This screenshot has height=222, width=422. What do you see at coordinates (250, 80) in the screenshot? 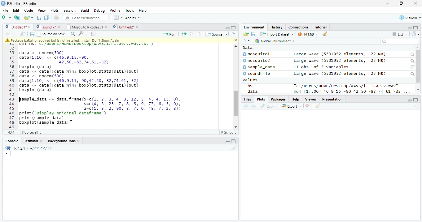
I see `values` at bounding box center [250, 80].